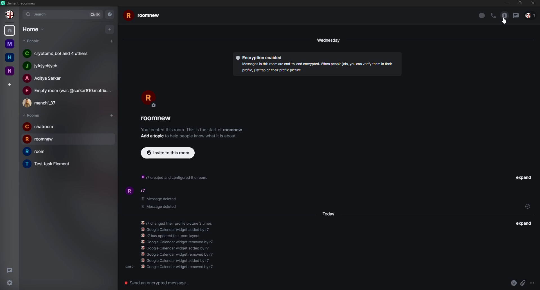 The height and width of the screenshot is (290, 540). I want to click on people, so click(32, 41).